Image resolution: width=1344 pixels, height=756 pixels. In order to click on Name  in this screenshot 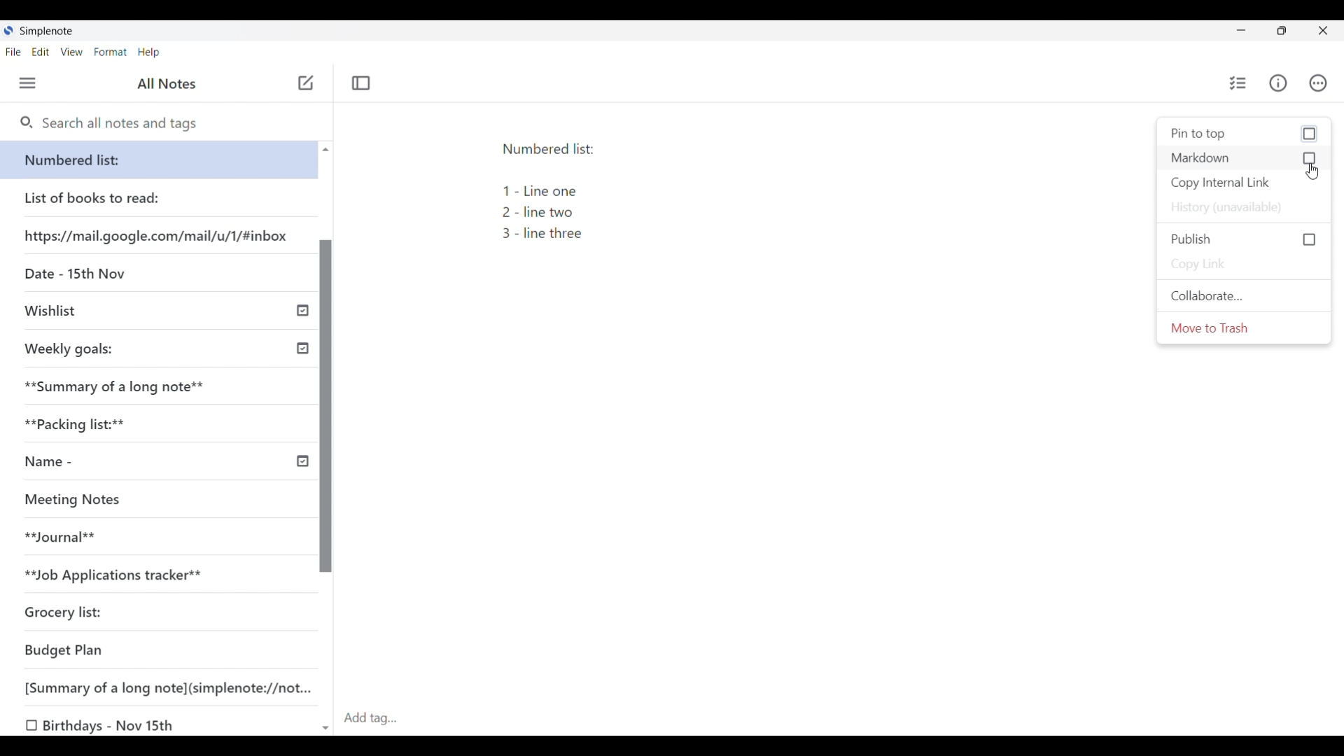, I will do `click(76, 467)`.